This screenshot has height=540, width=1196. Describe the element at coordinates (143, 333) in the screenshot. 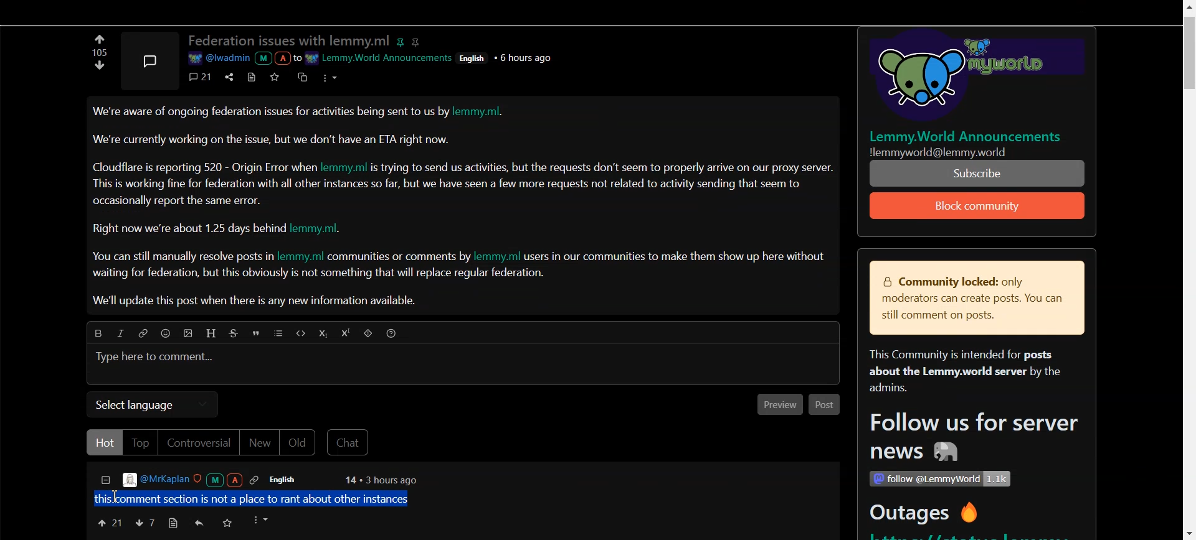

I see `Hyperlink` at that location.